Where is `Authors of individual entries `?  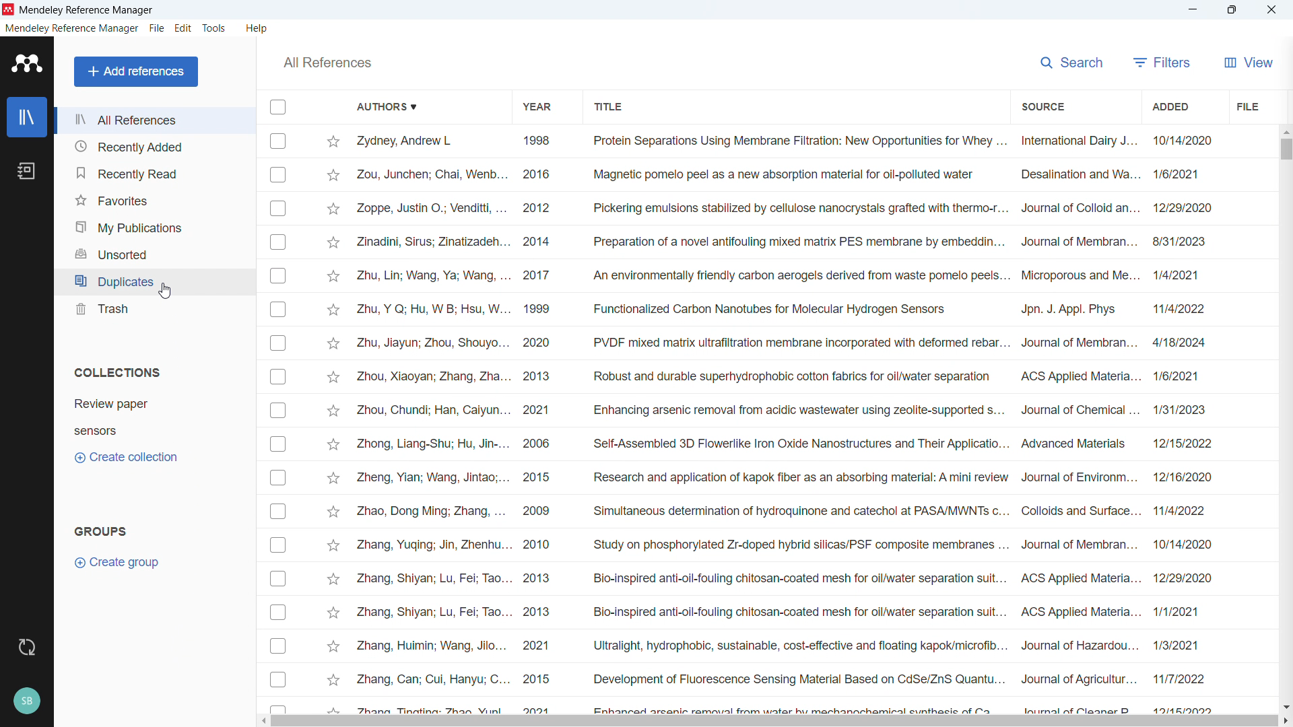
Authors of individual entries  is located at coordinates (432, 421).